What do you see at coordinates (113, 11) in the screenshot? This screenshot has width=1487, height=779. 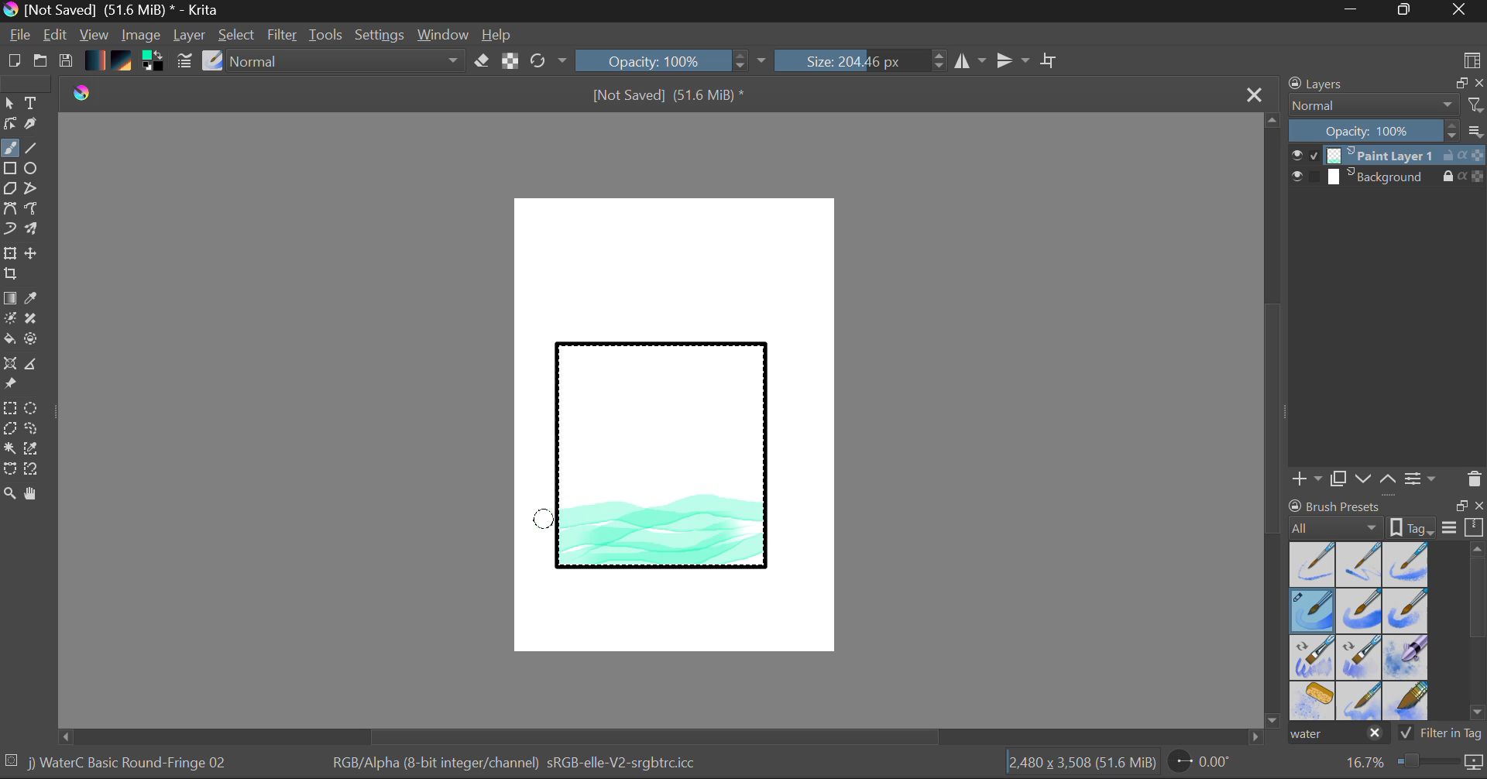 I see `Window Title` at bounding box center [113, 11].